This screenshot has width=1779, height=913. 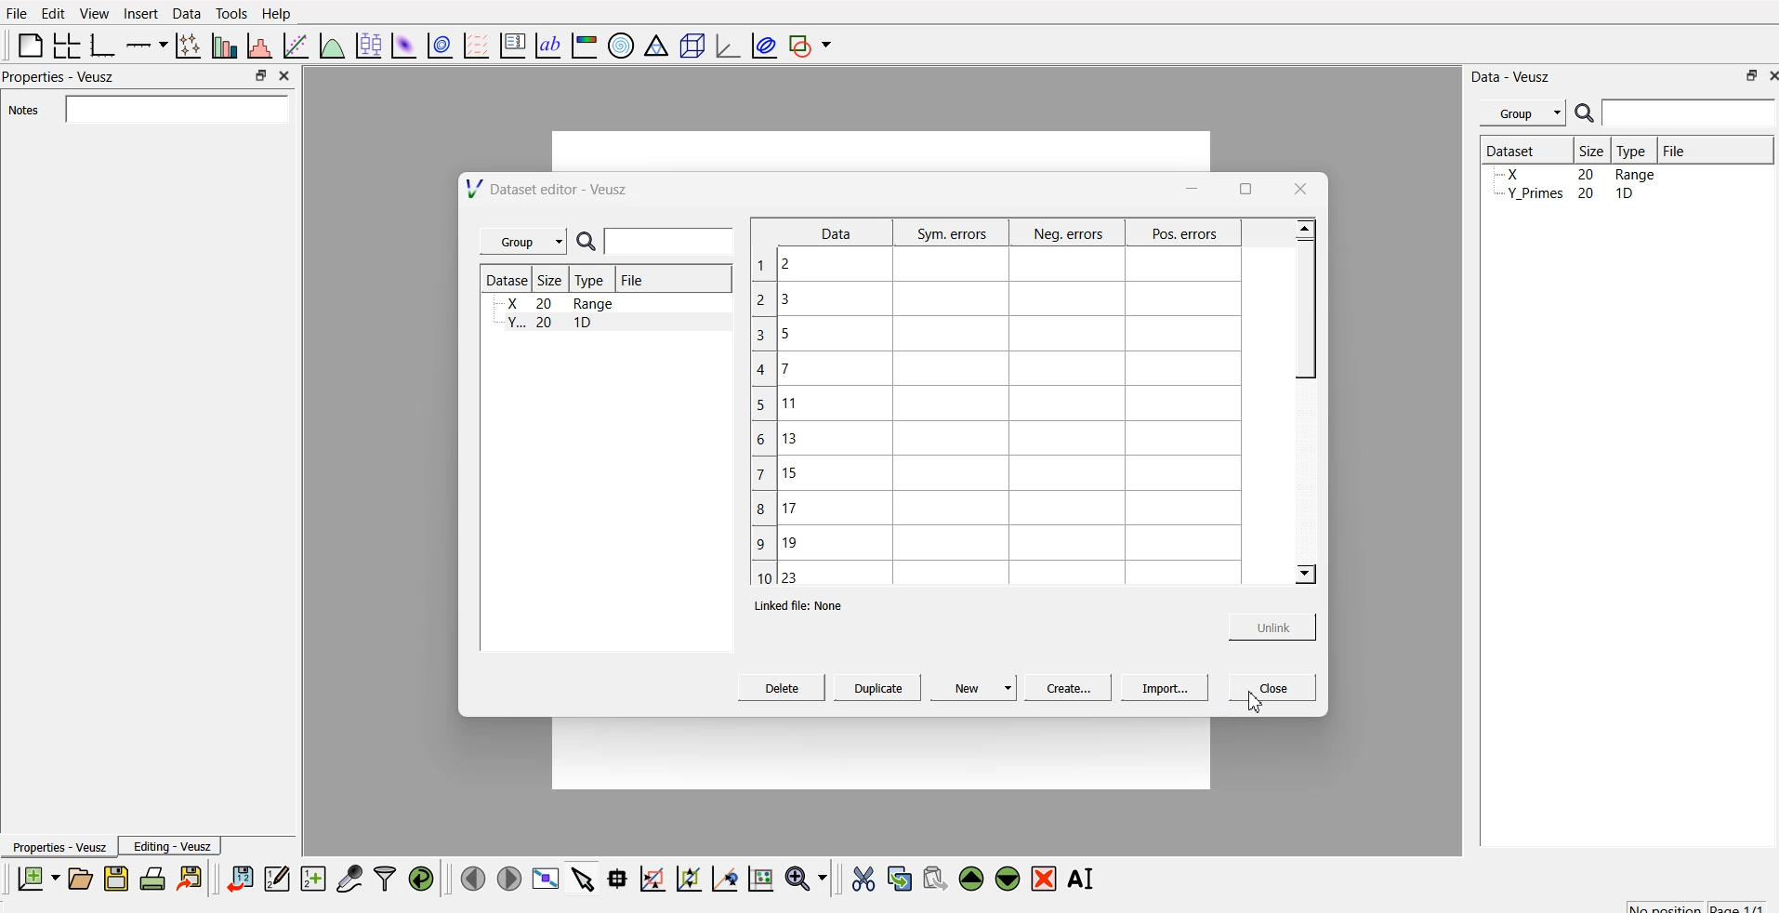 What do you see at coordinates (65, 43) in the screenshot?
I see `arrange grid in graph` at bounding box center [65, 43].